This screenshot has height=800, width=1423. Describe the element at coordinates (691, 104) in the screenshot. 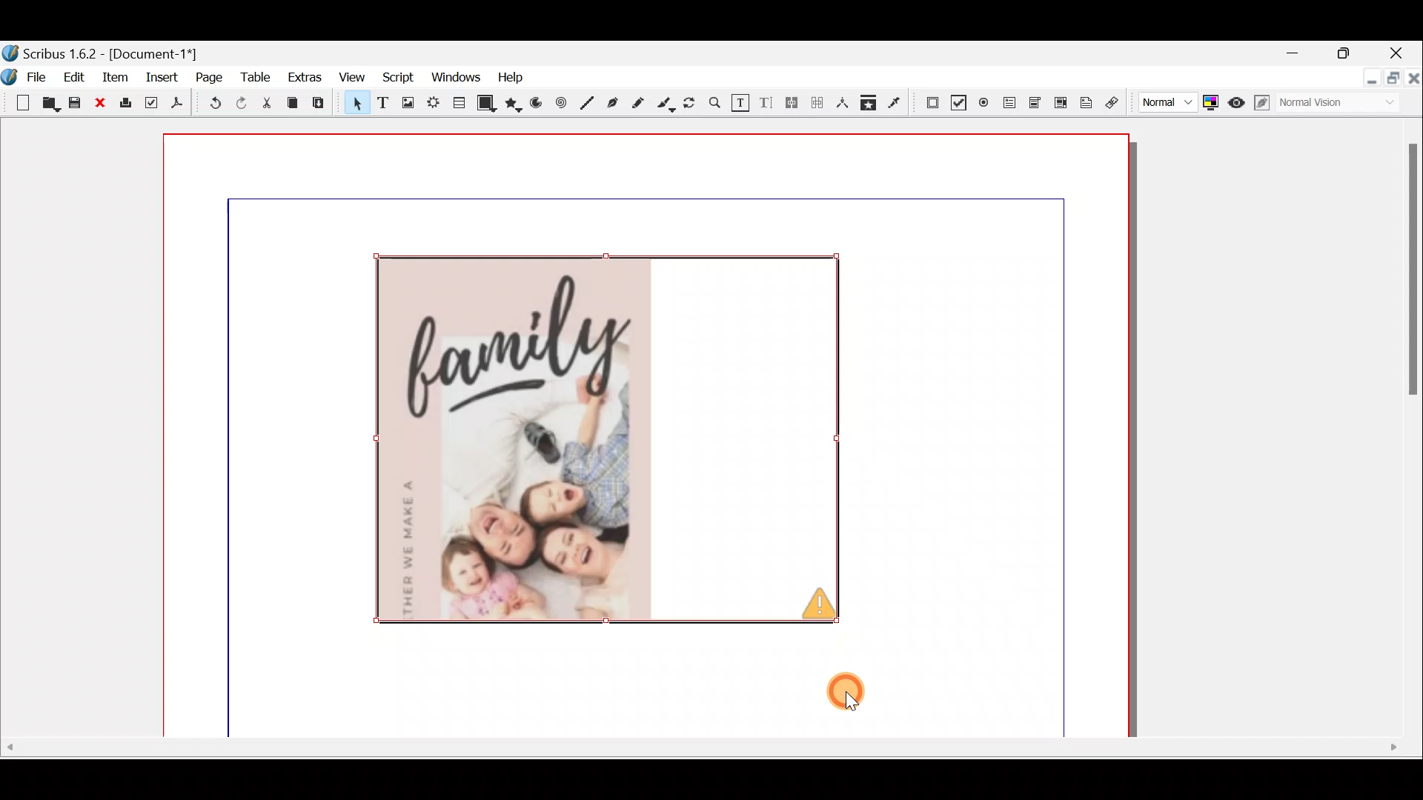

I see `Rotate item` at that location.